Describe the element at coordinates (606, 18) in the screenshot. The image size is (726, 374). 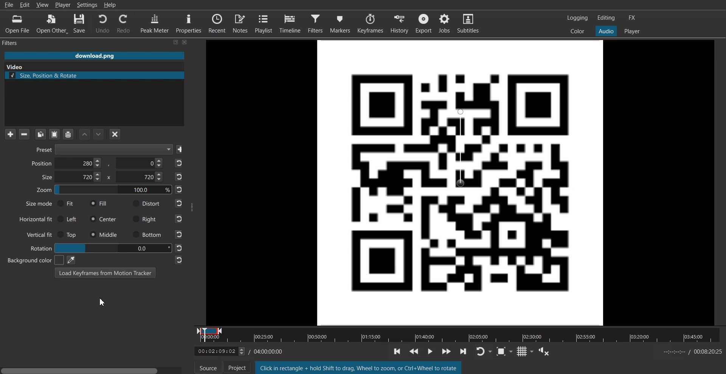
I see `Switch to the Editor layout` at that location.